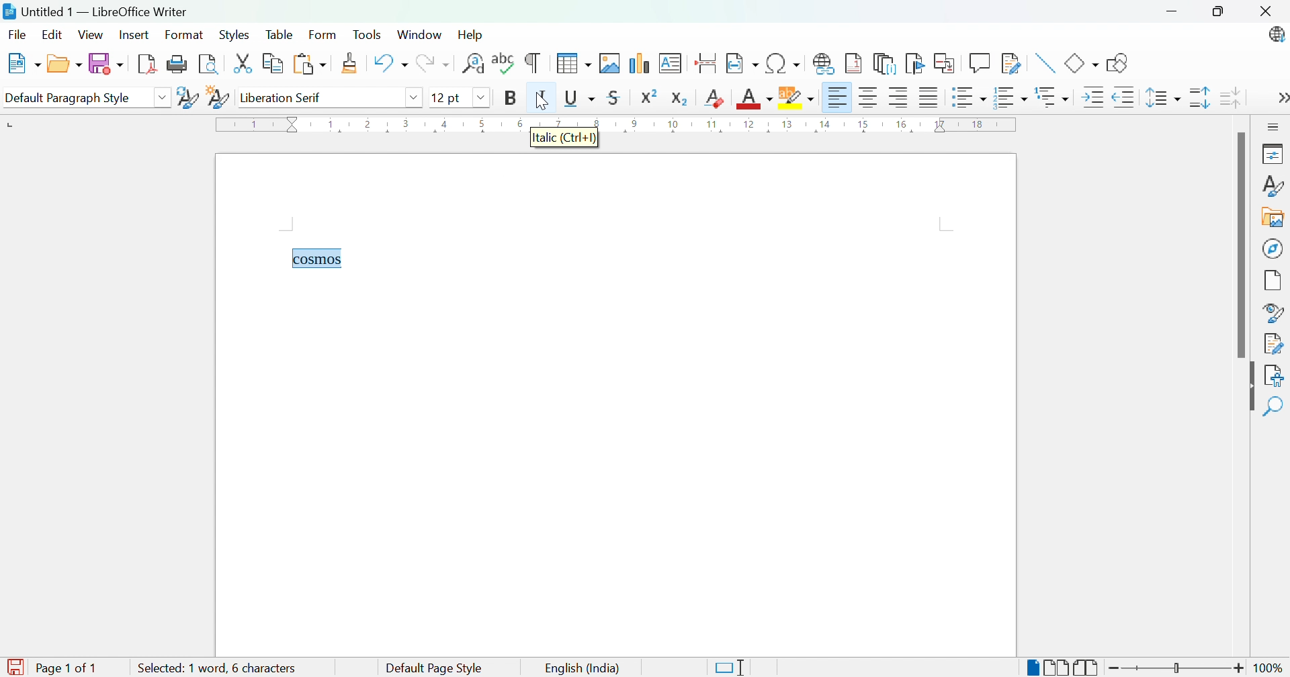 The image size is (1290, 677). I want to click on Form, so click(322, 34).